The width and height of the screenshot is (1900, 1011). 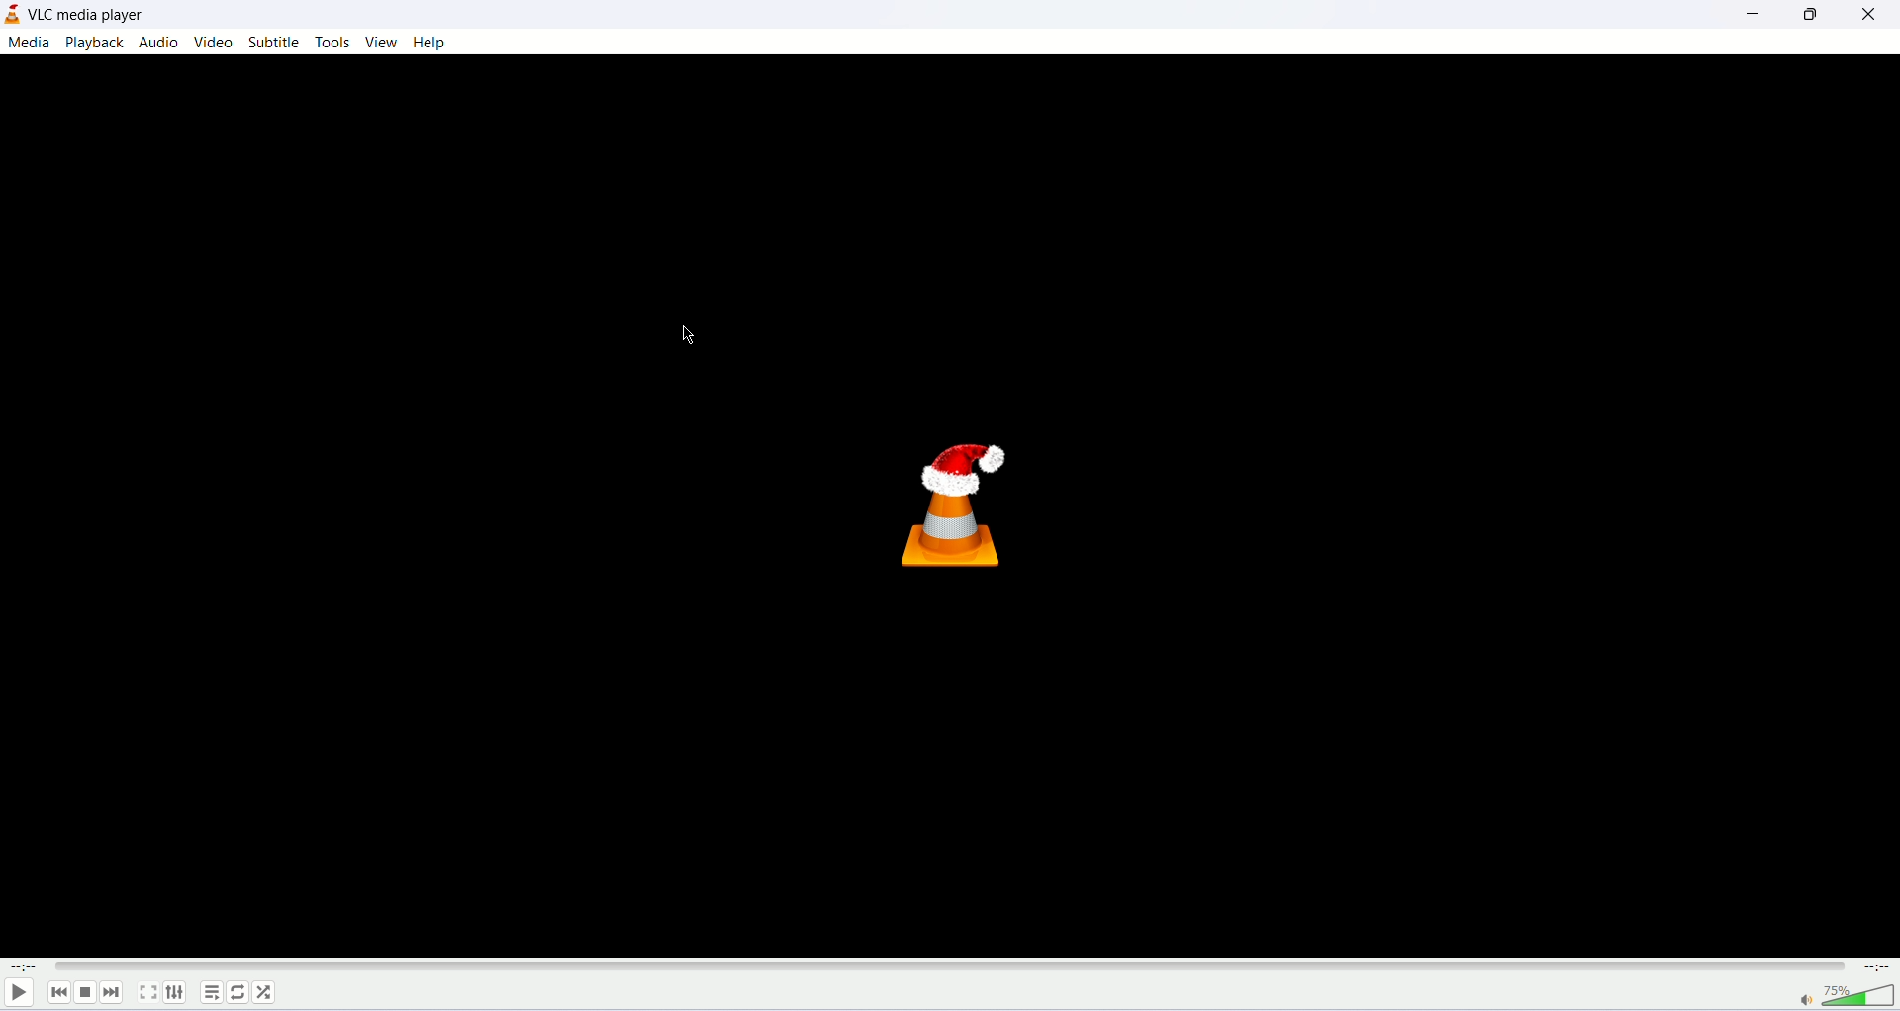 What do you see at coordinates (1881, 967) in the screenshot?
I see `total time` at bounding box center [1881, 967].